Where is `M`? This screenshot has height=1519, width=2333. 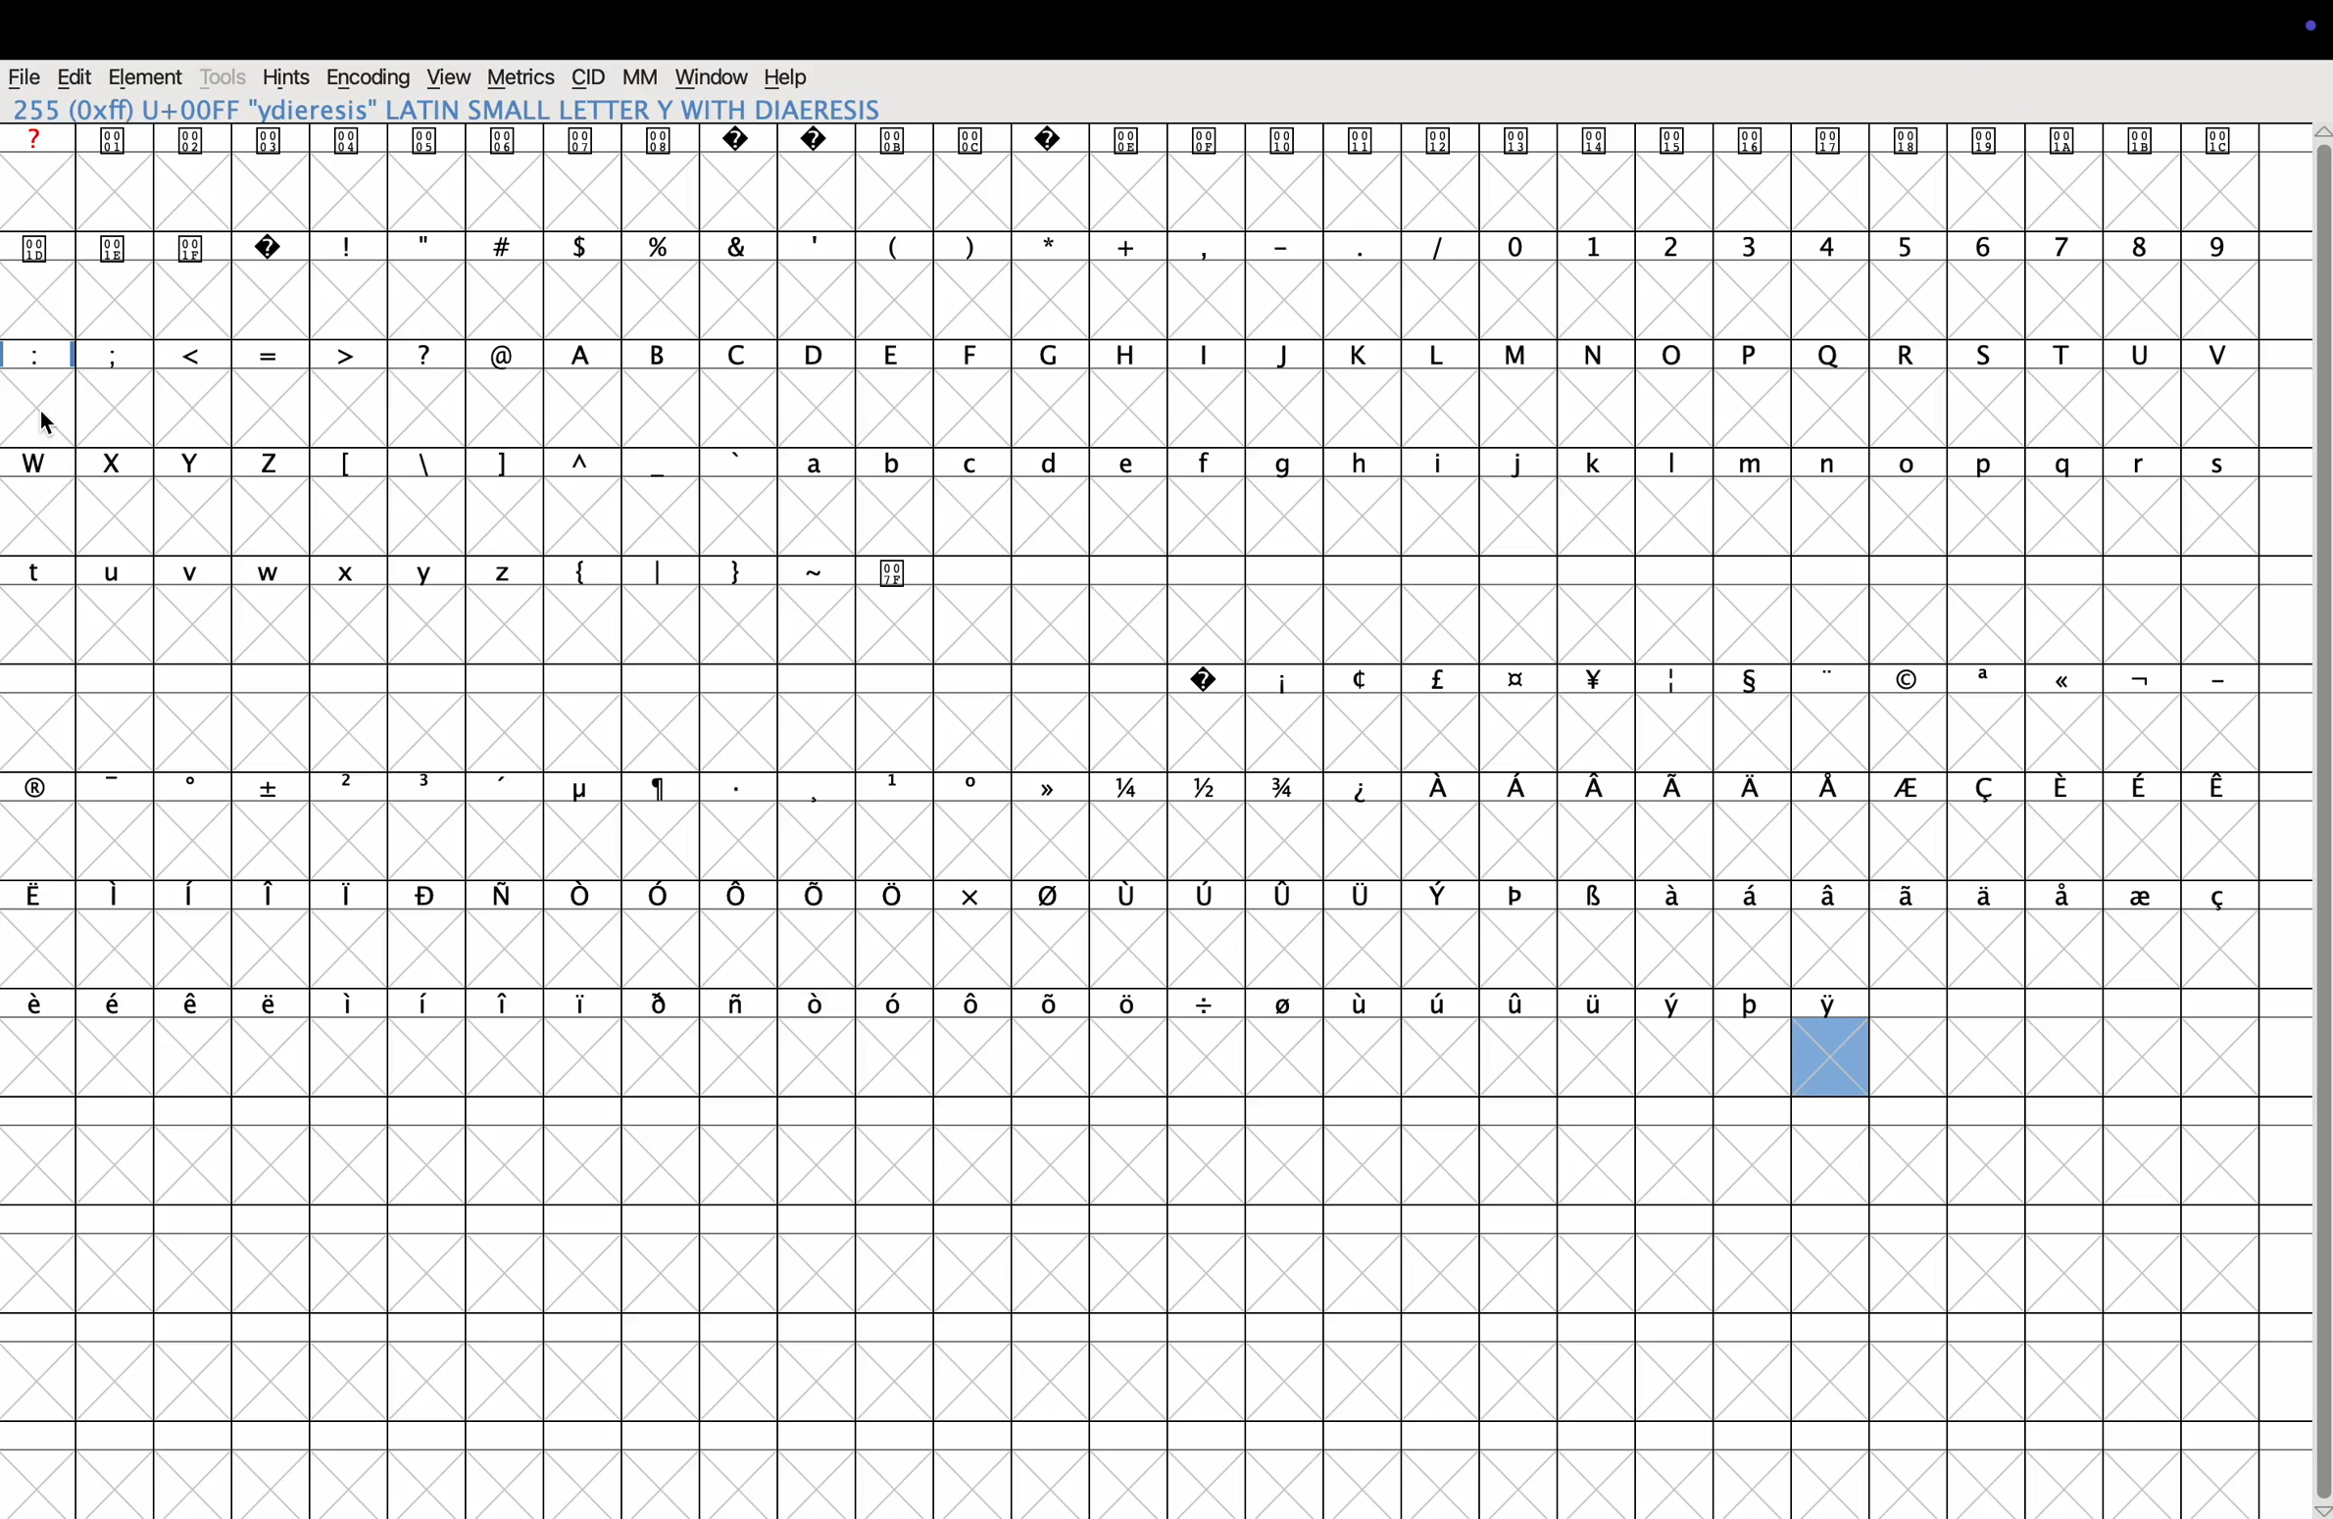
M is located at coordinates (1525, 392).